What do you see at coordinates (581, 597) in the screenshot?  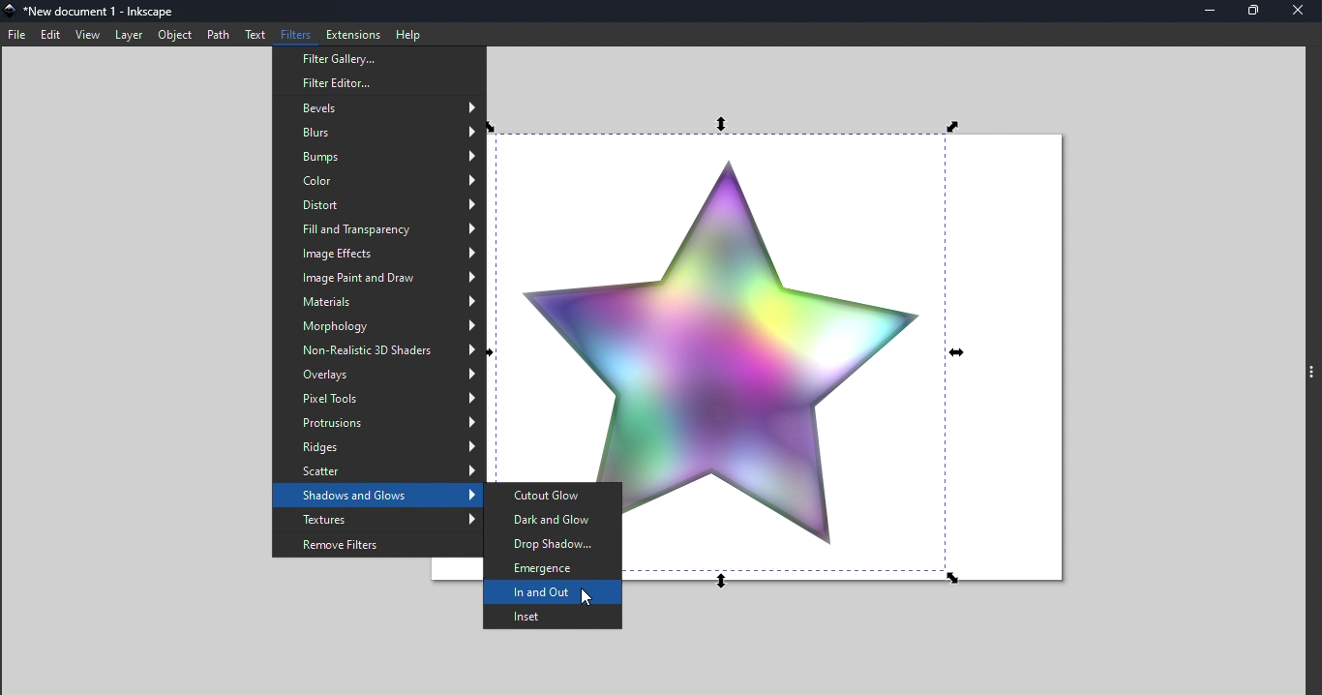 I see `cursor` at bounding box center [581, 597].